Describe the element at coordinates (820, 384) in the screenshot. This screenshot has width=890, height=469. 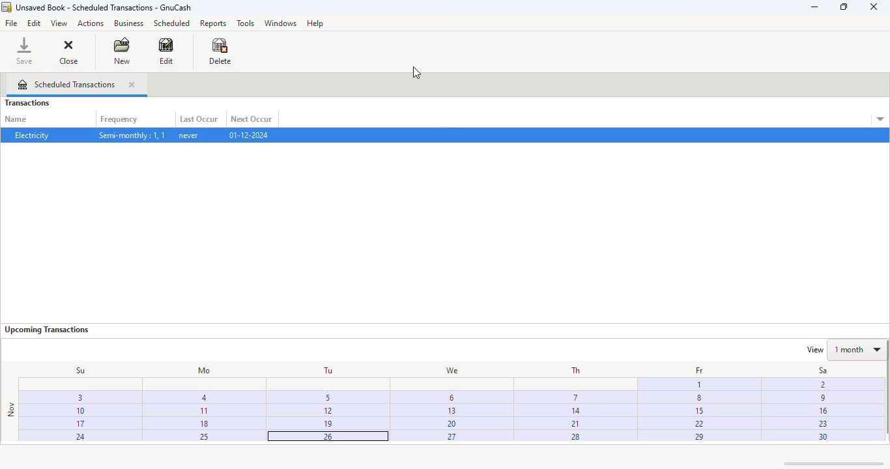
I see `Fi` at that location.